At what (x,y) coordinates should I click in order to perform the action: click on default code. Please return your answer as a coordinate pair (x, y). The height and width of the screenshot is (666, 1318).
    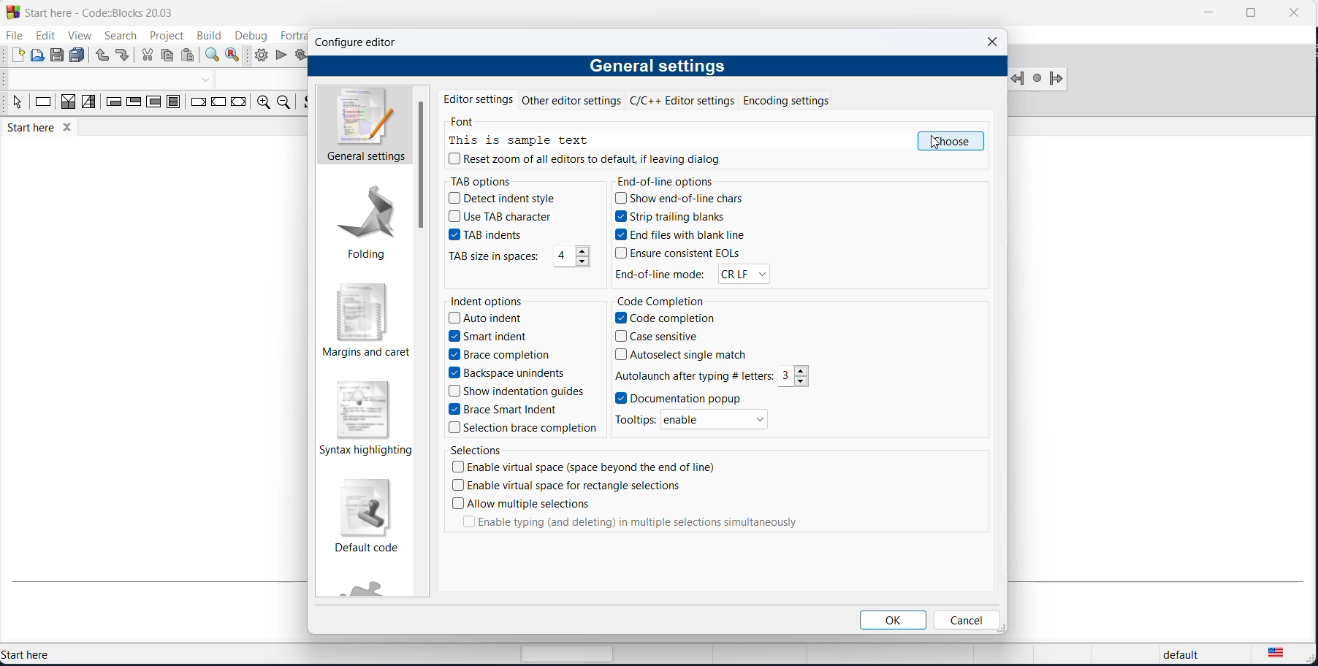
    Looking at the image, I should click on (370, 515).